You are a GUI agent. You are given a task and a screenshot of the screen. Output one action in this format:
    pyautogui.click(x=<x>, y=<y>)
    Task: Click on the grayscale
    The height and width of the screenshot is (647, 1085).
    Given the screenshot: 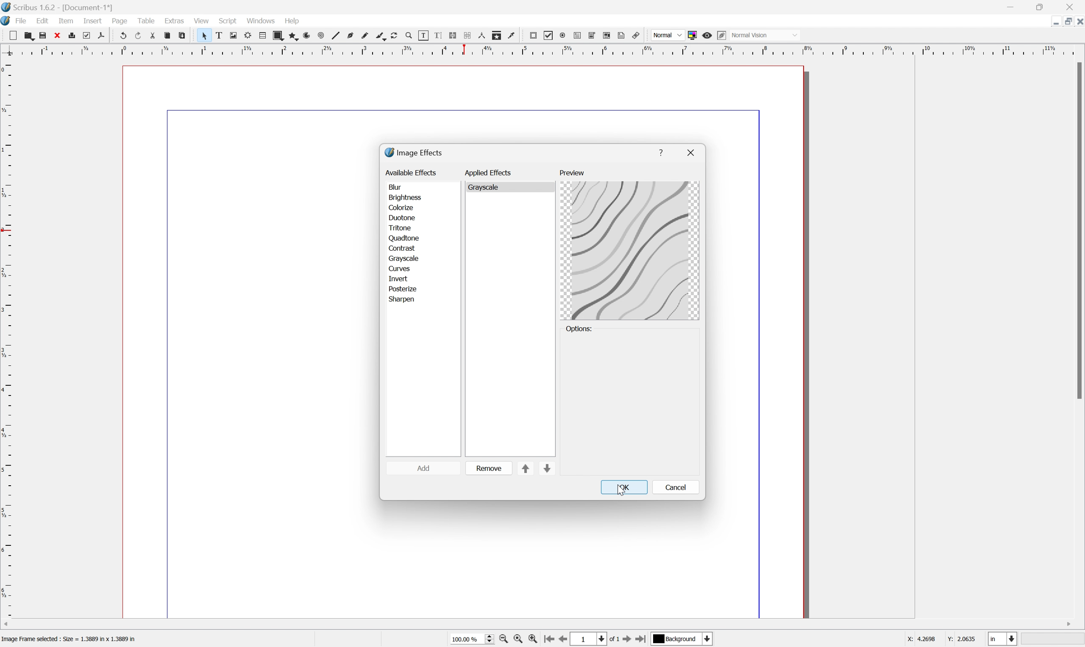 What is the action you would take?
    pyautogui.click(x=403, y=258)
    